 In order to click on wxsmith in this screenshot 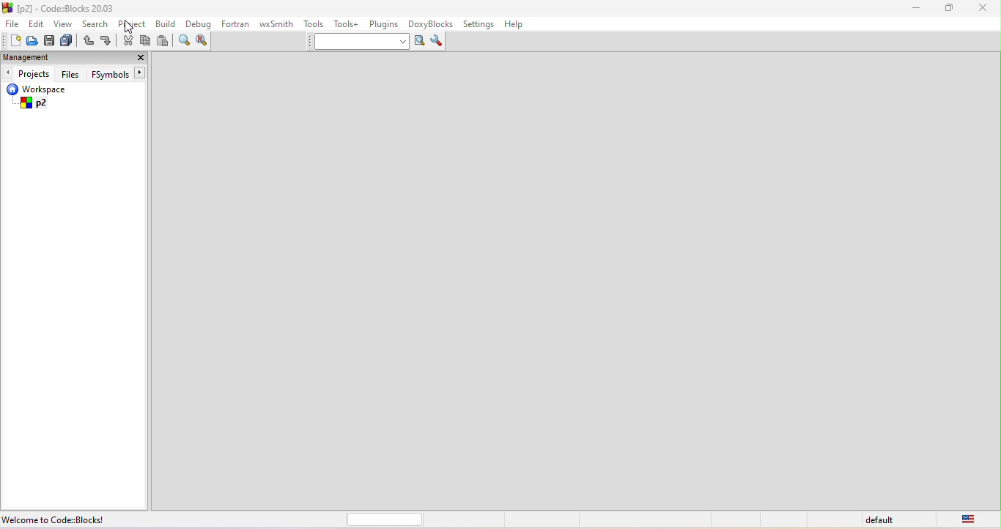, I will do `click(278, 23)`.